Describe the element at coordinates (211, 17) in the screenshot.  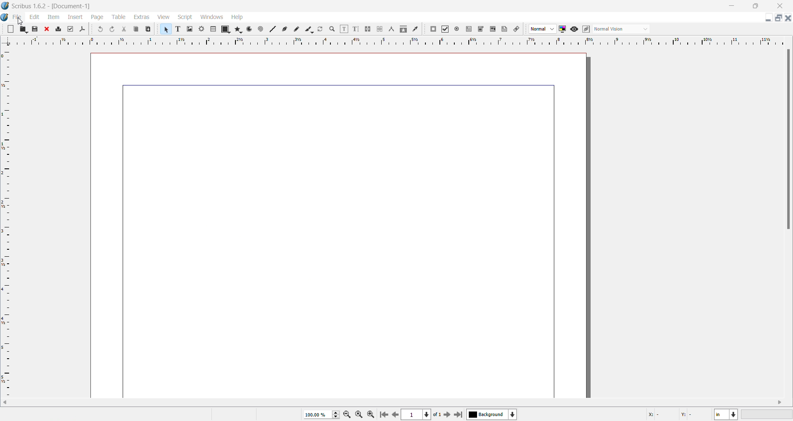
I see `Windows` at that location.